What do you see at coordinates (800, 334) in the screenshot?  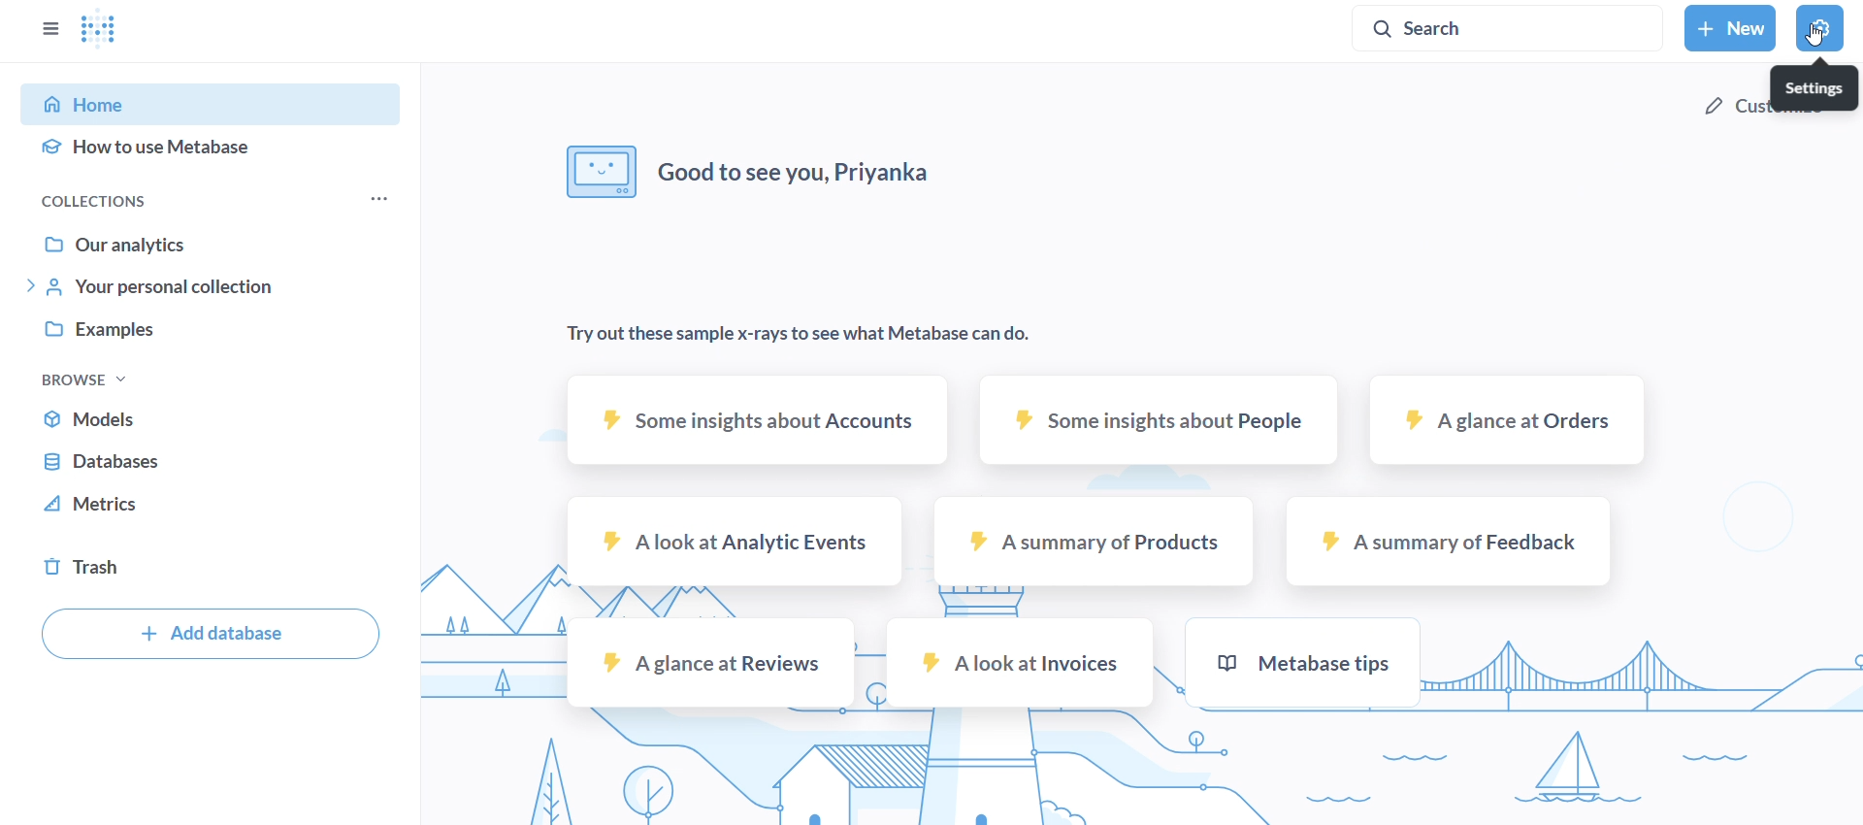 I see `try out these sample x-rays to see what metabase can do.` at bounding box center [800, 334].